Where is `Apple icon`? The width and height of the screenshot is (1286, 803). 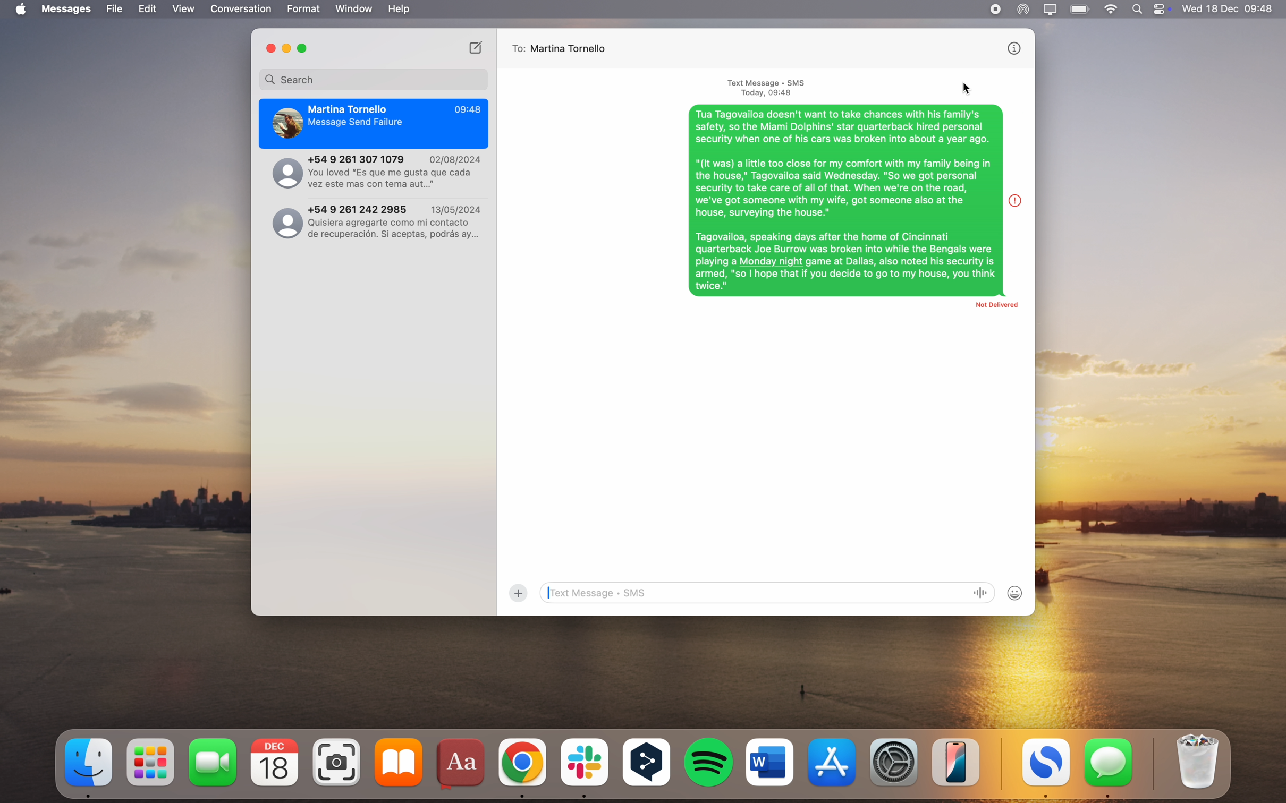 Apple icon is located at coordinates (19, 10).